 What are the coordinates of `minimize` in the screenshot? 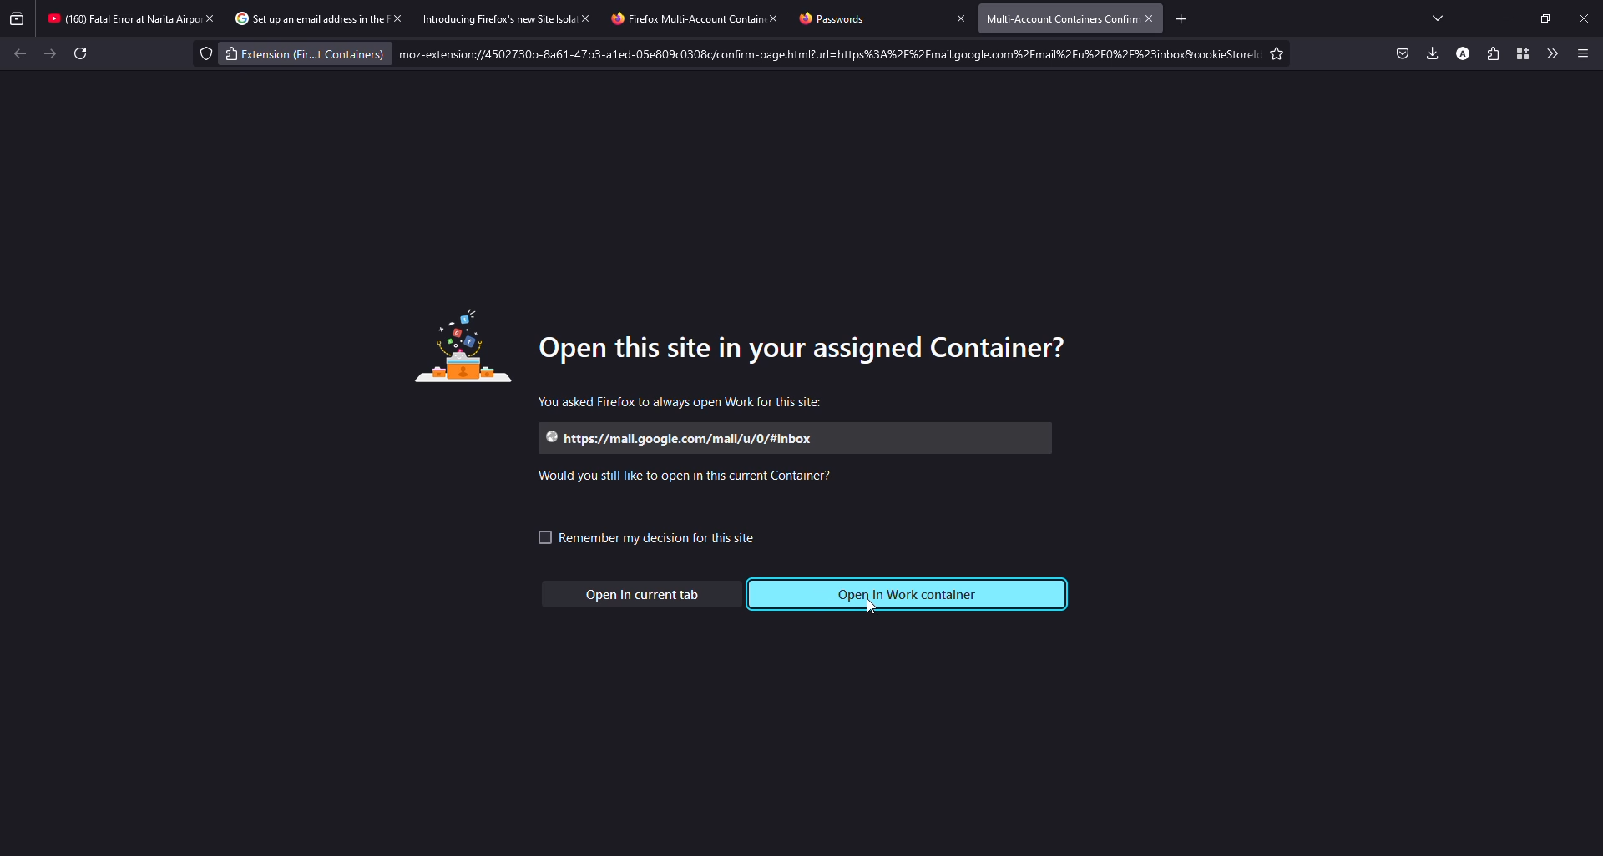 It's located at (1499, 18).